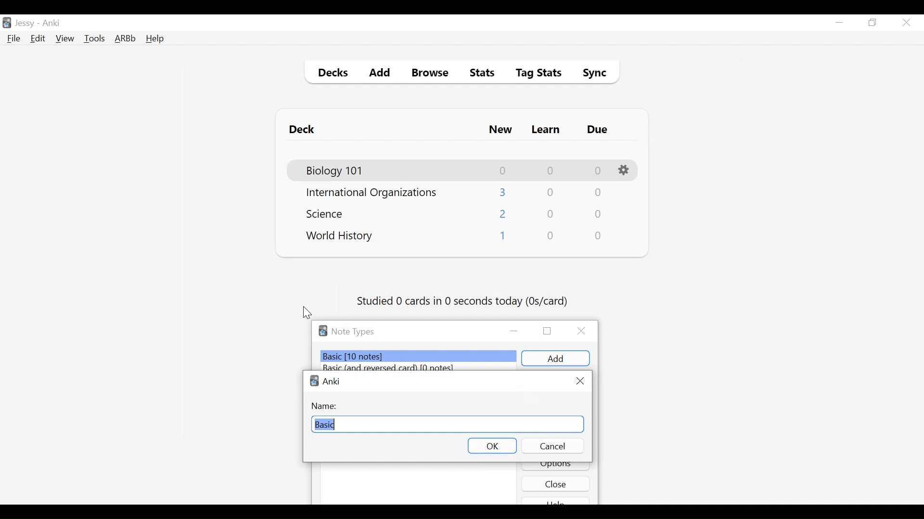 Image resolution: width=924 pixels, height=519 pixels. What do you see at coordinates (545, 130) in the screenshot?
I see `Learn` at bounding box center [545, 130].